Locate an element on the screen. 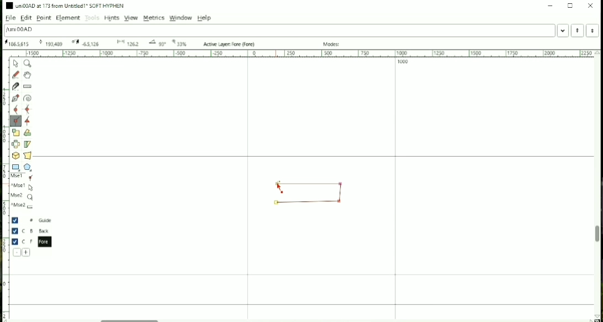 Image resolution: width=603 pixels, height=322 pixels. 173 Oxad U+00AD "uni00AD" SOFT HYPHEN is located at coordinates (86, 42).